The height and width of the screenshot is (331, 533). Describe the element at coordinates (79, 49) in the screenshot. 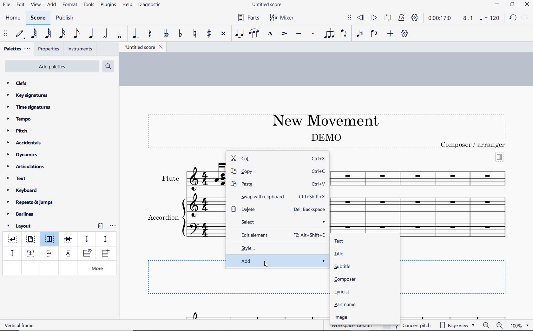

I see `instruments` at that location.